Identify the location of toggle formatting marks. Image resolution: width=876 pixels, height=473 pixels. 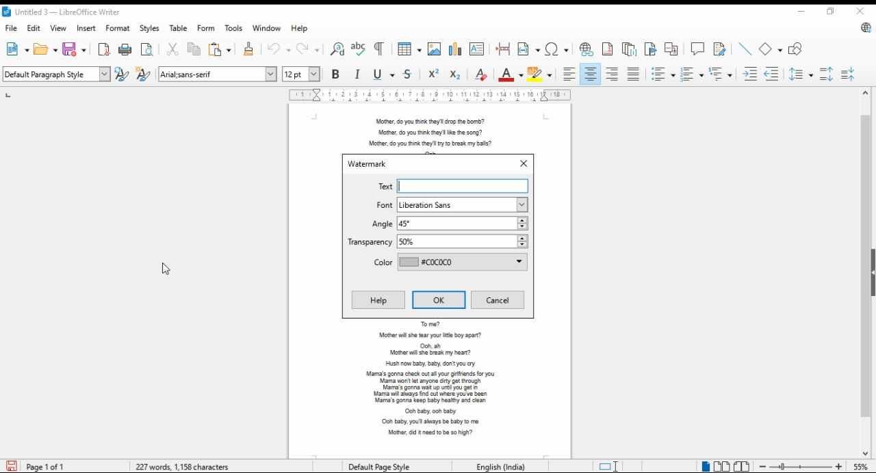
(381, 49).